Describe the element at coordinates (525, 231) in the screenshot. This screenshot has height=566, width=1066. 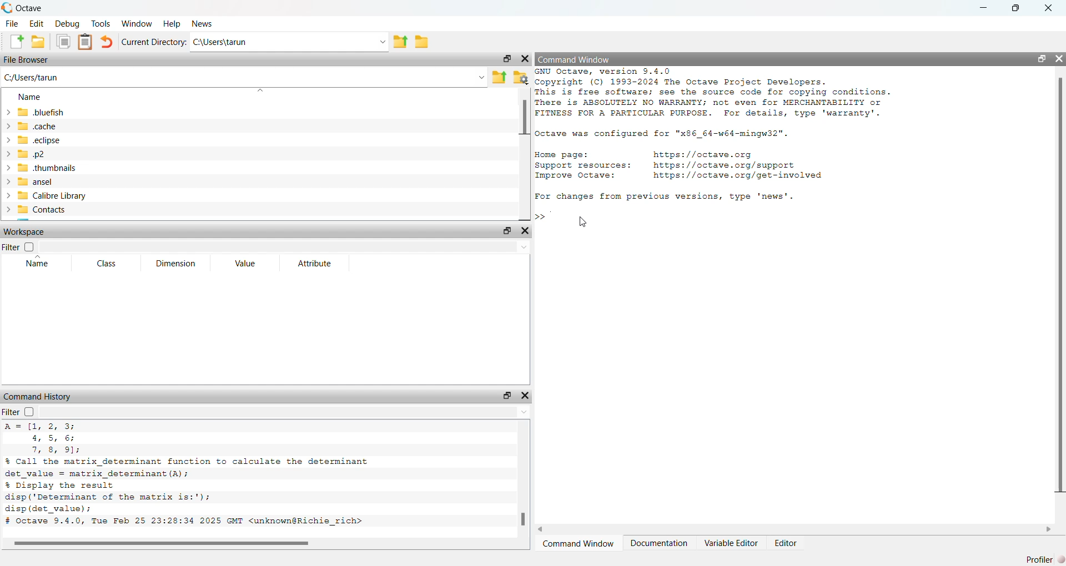
I see `close` at that location.